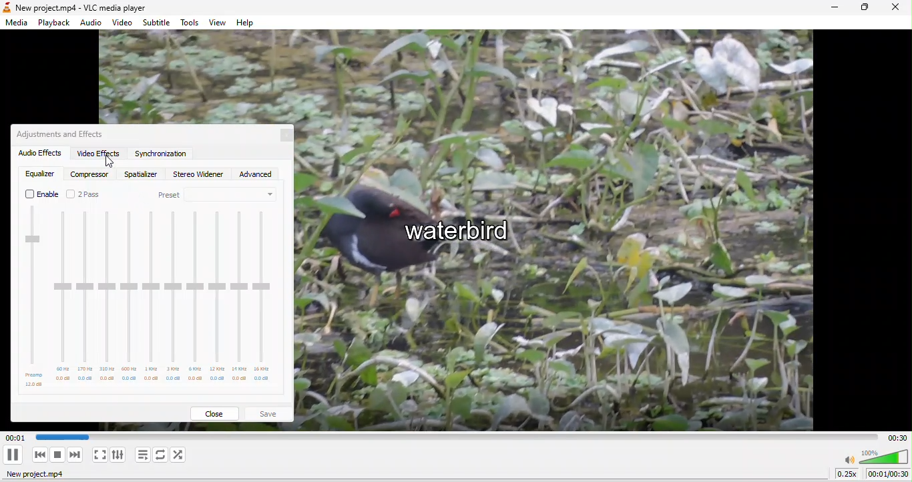 Image resolution: width=912 pixels, height=482 pixels. I want to click on 310hz volume bar, so click(107, 296).